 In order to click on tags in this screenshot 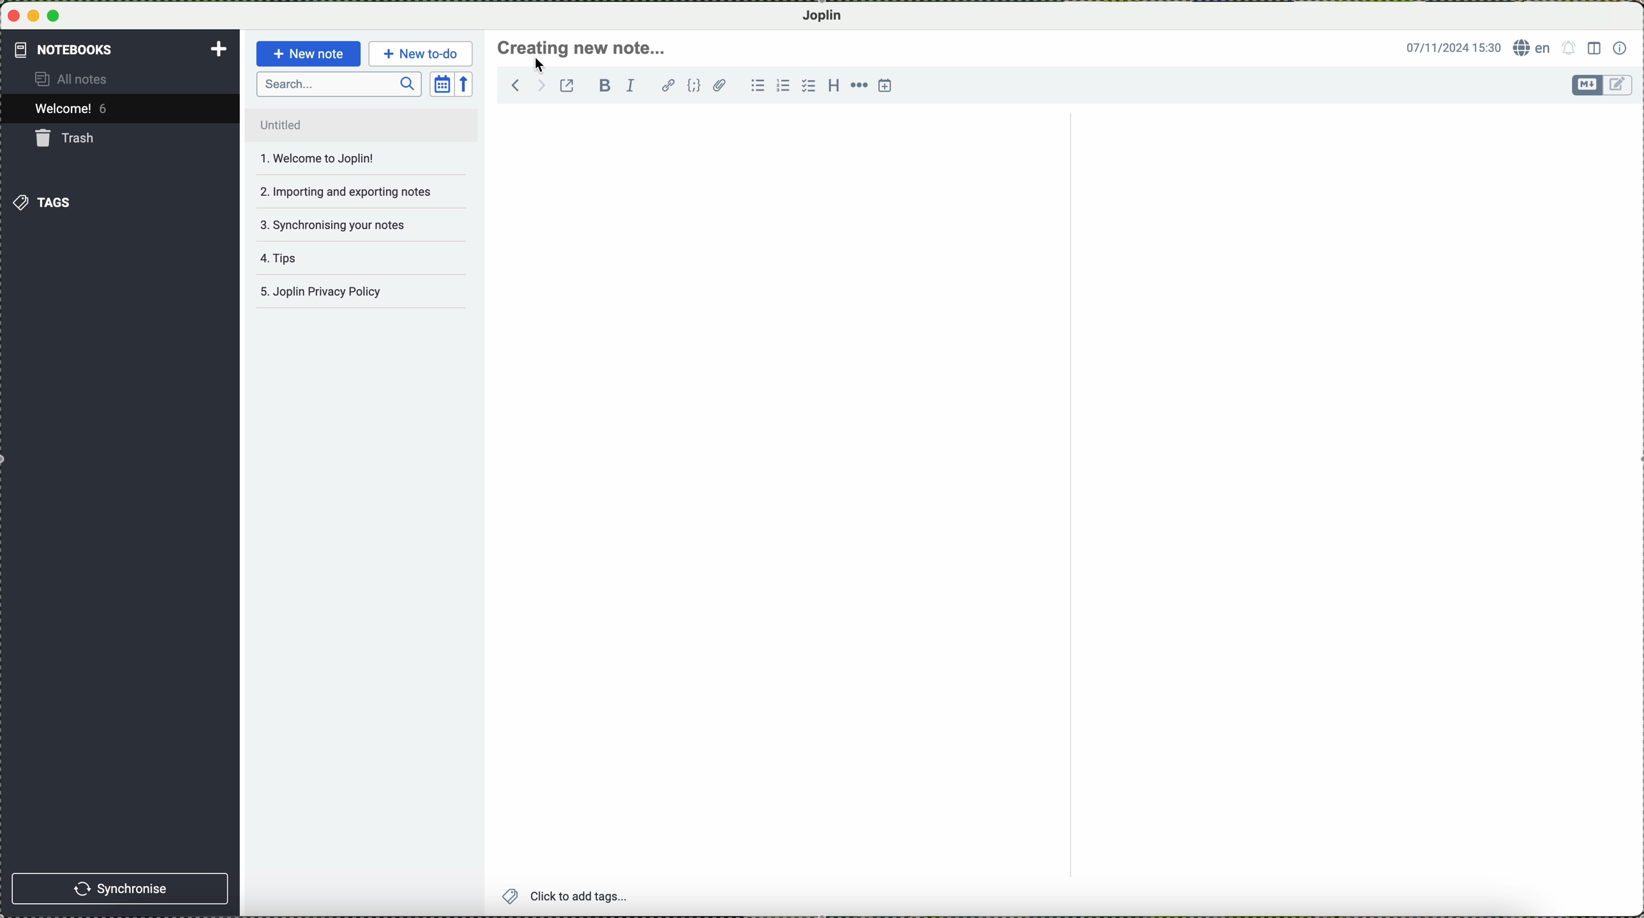, I will do `click(44, 202)`.